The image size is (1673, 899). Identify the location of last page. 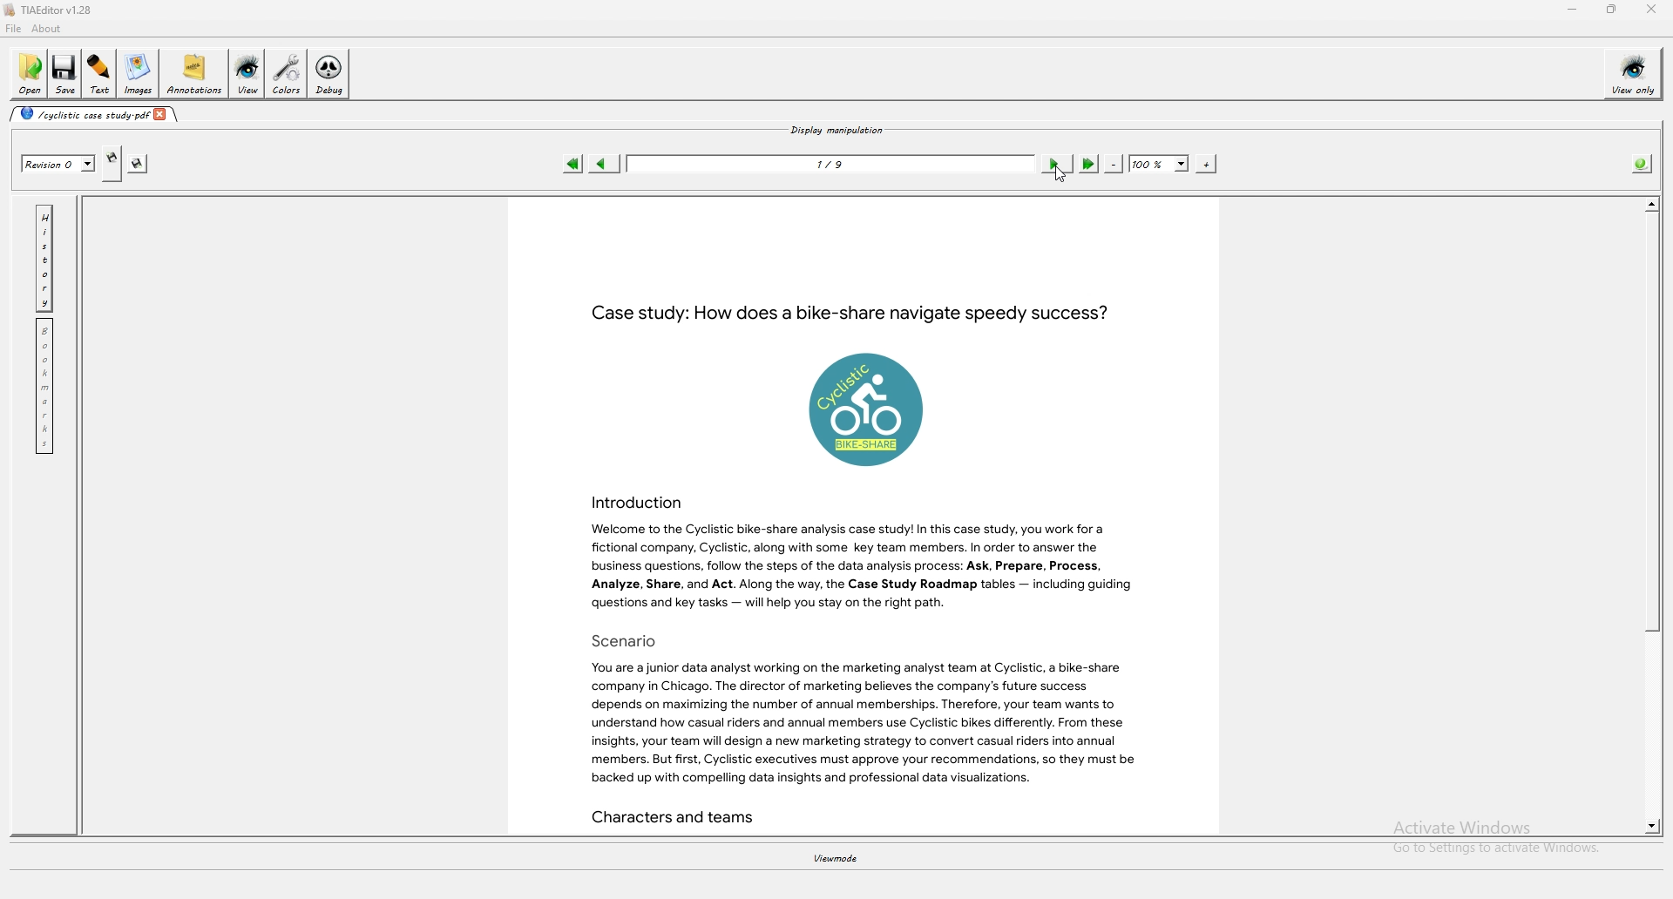
(1088, 164).